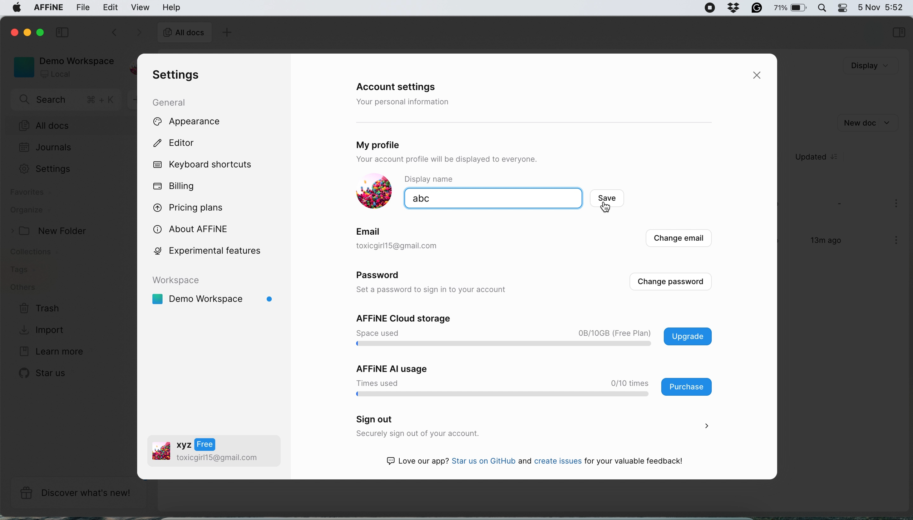 Image resolution: width=913 pixels, height=520 pixels. What do you see at coordinates (898, 241) in the screenshot?
I see `more options` at bounding box center [898, 241].